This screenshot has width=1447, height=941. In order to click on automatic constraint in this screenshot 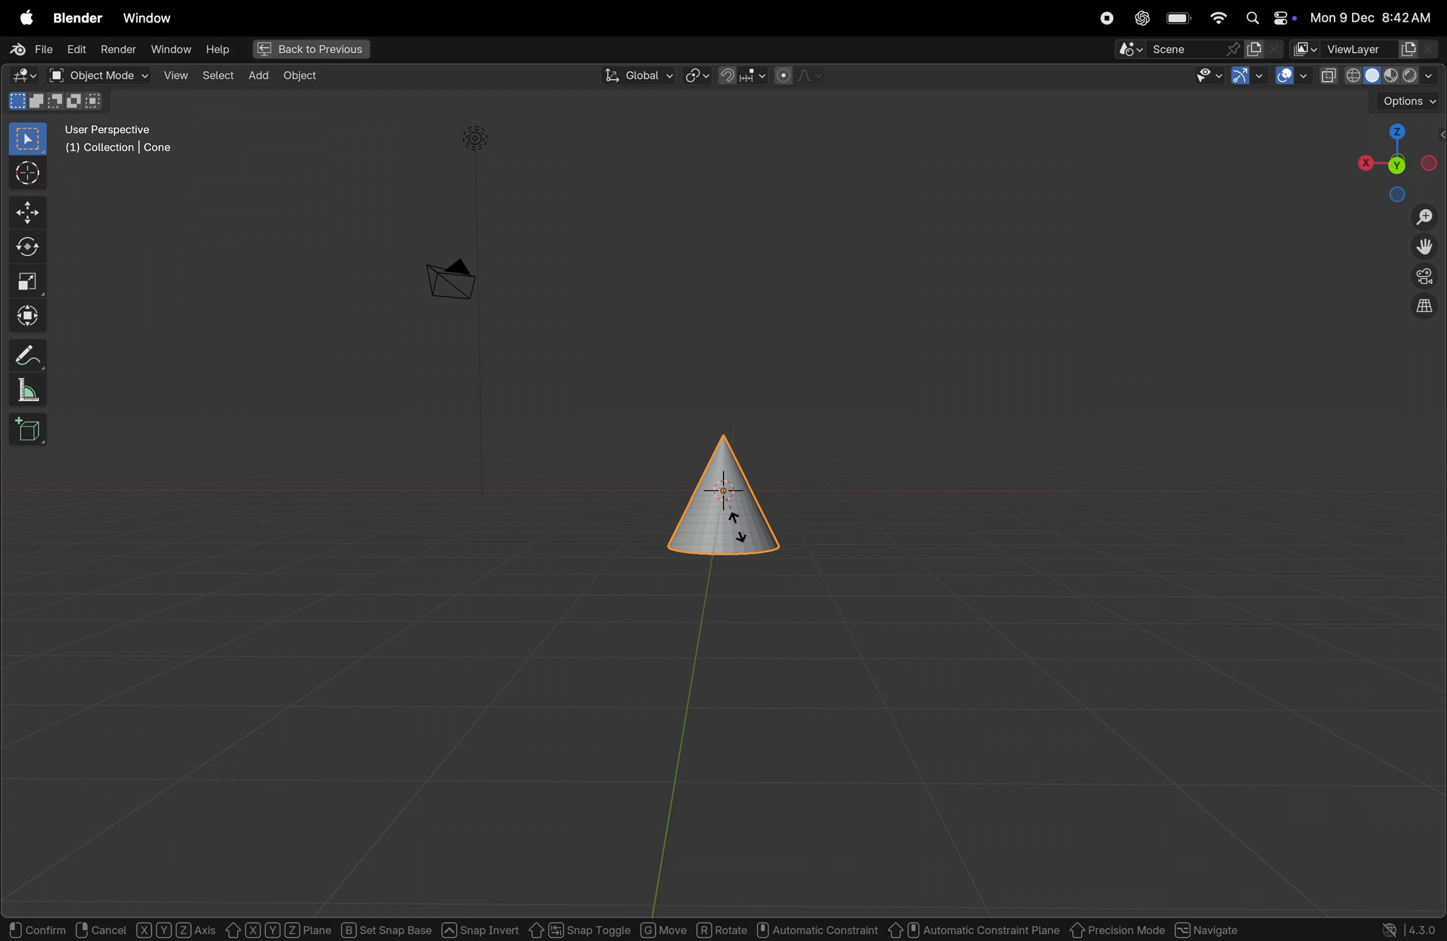, I will do `click(818, 928)`.